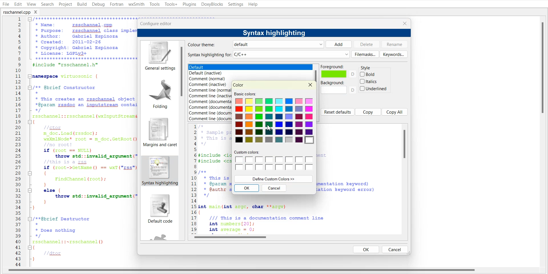 This screenshot has height=274, width=548. I want to click on Folding, so click(158, 92).